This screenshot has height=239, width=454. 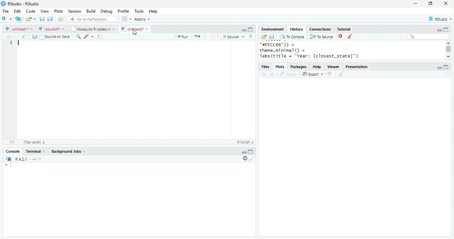 I want to click on search, so click(x=77, y=37).